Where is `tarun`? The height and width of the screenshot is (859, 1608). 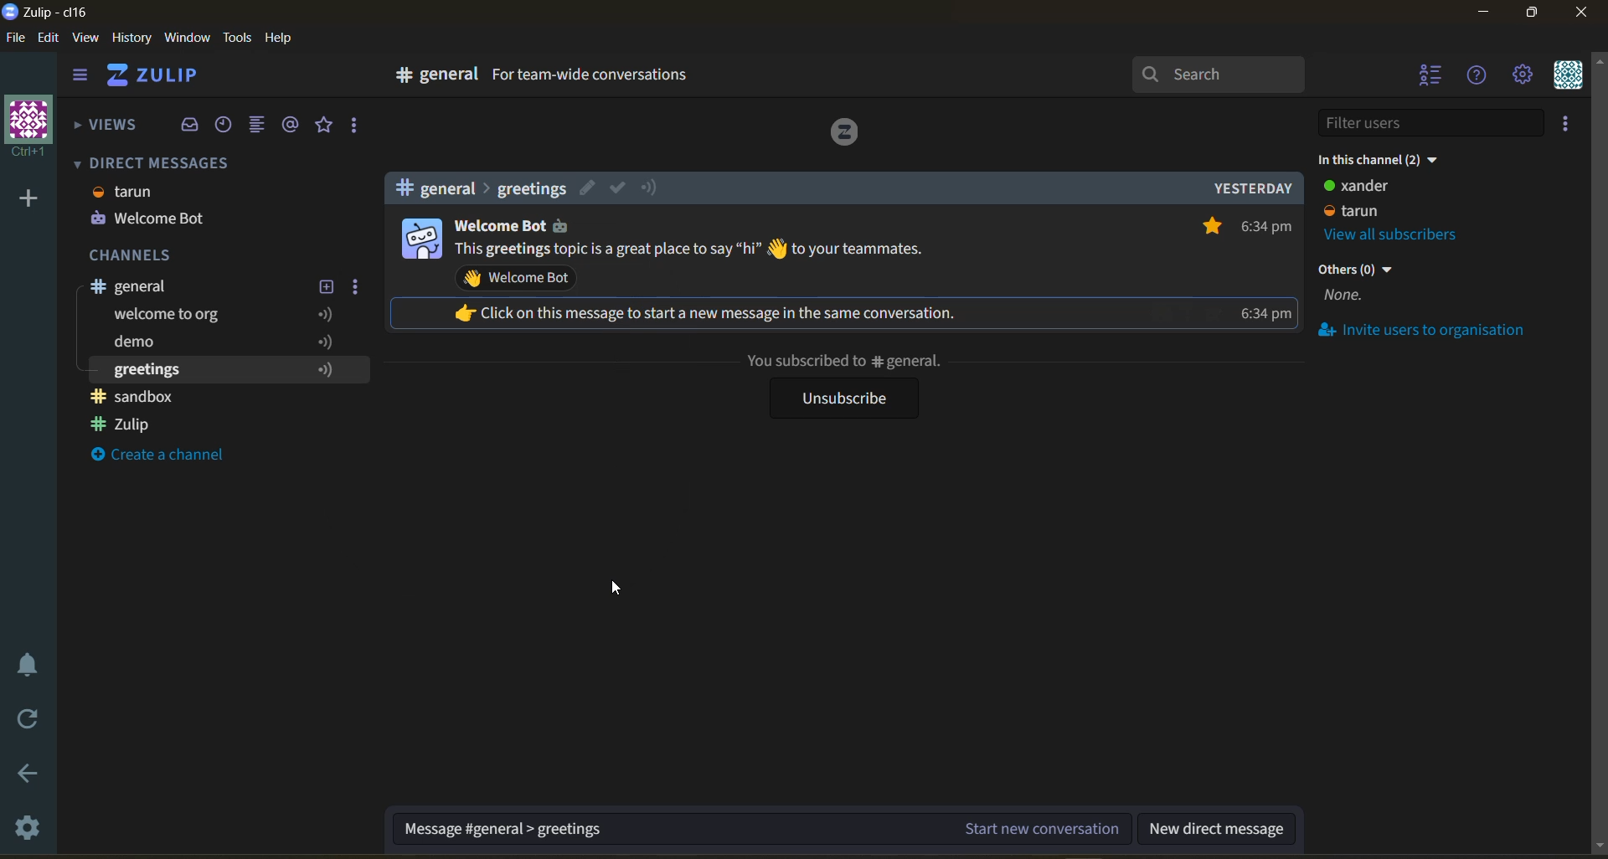
tarun is located at coordinates (129, 193).